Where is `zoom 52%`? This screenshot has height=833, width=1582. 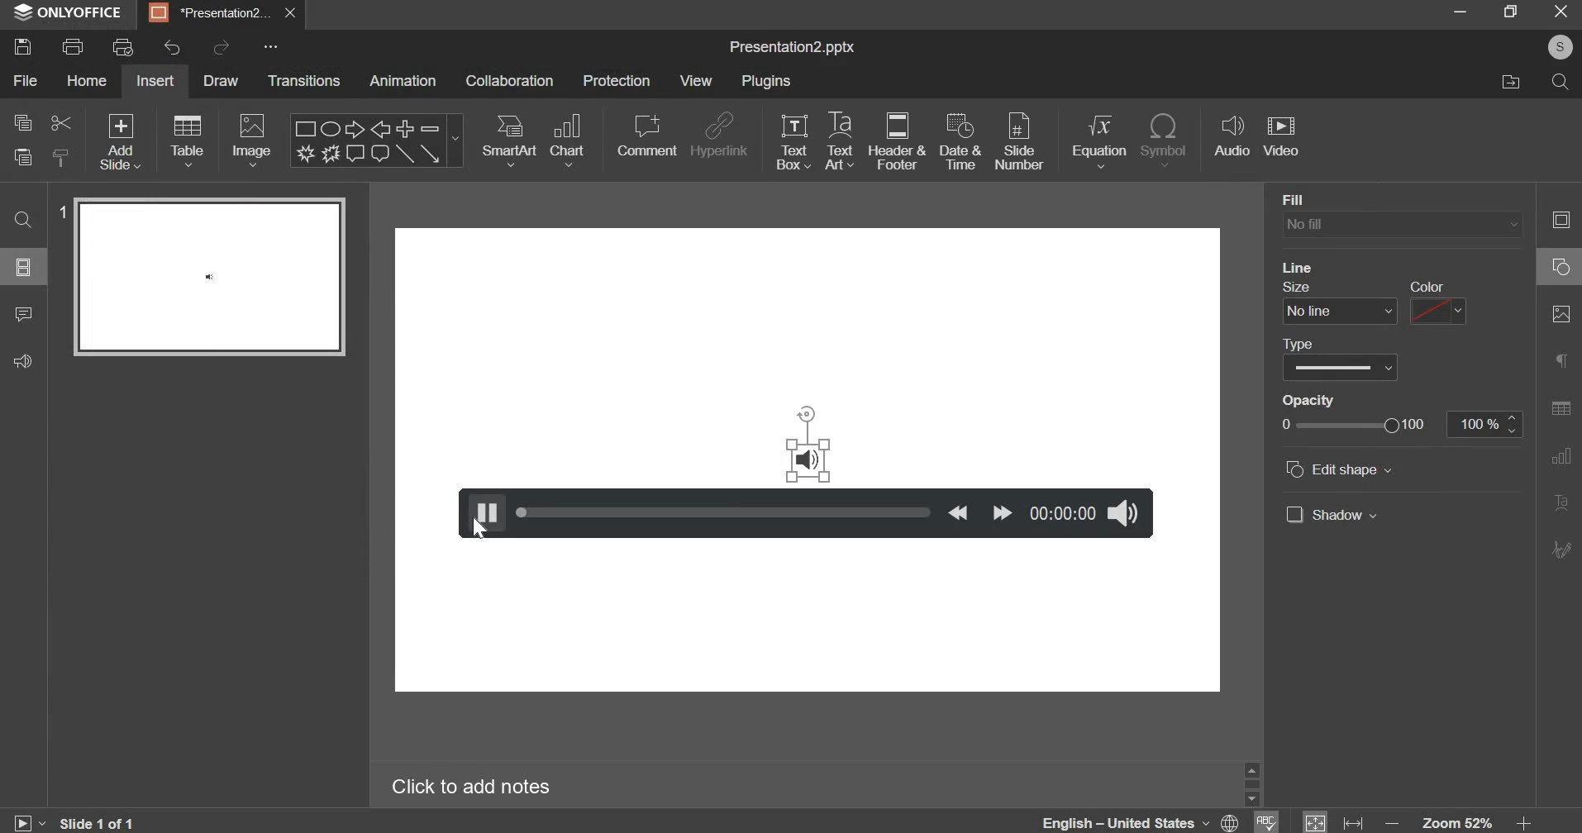 zoom 52% is located at coordinates (1458, 821).